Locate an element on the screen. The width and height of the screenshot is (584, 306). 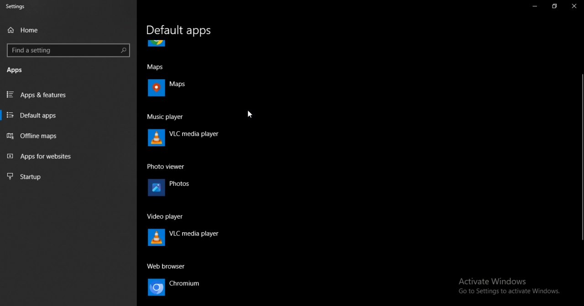
find a settings is located at coordinates (71, 51).